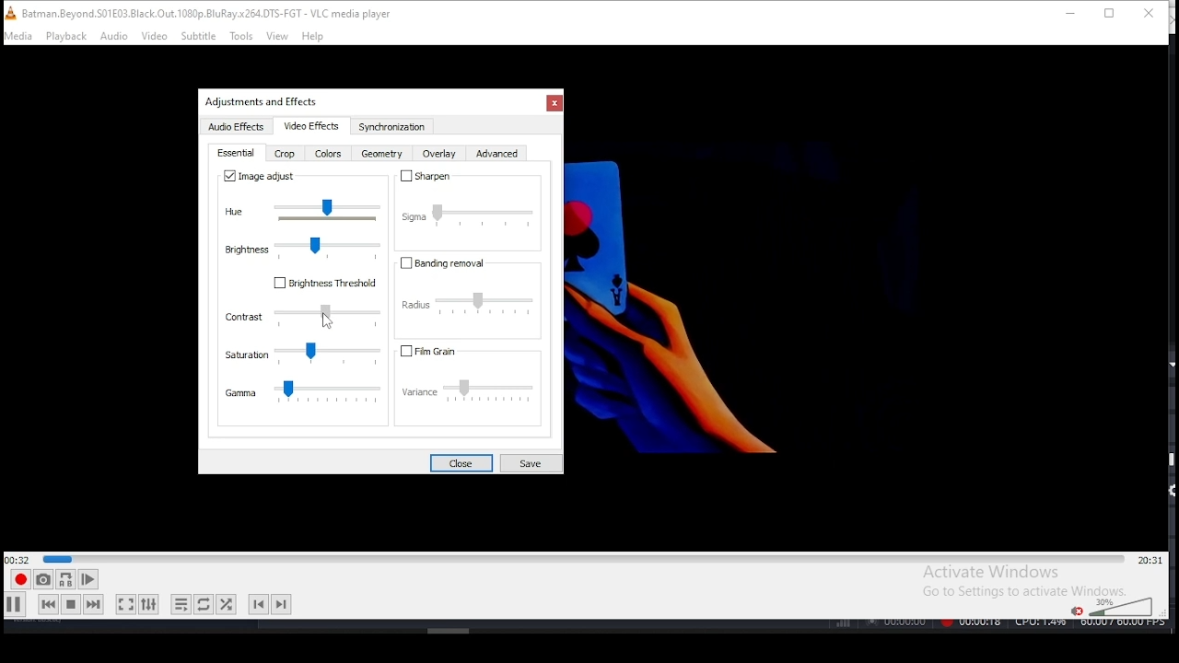  I want to click on gamma, so click(304, 394).